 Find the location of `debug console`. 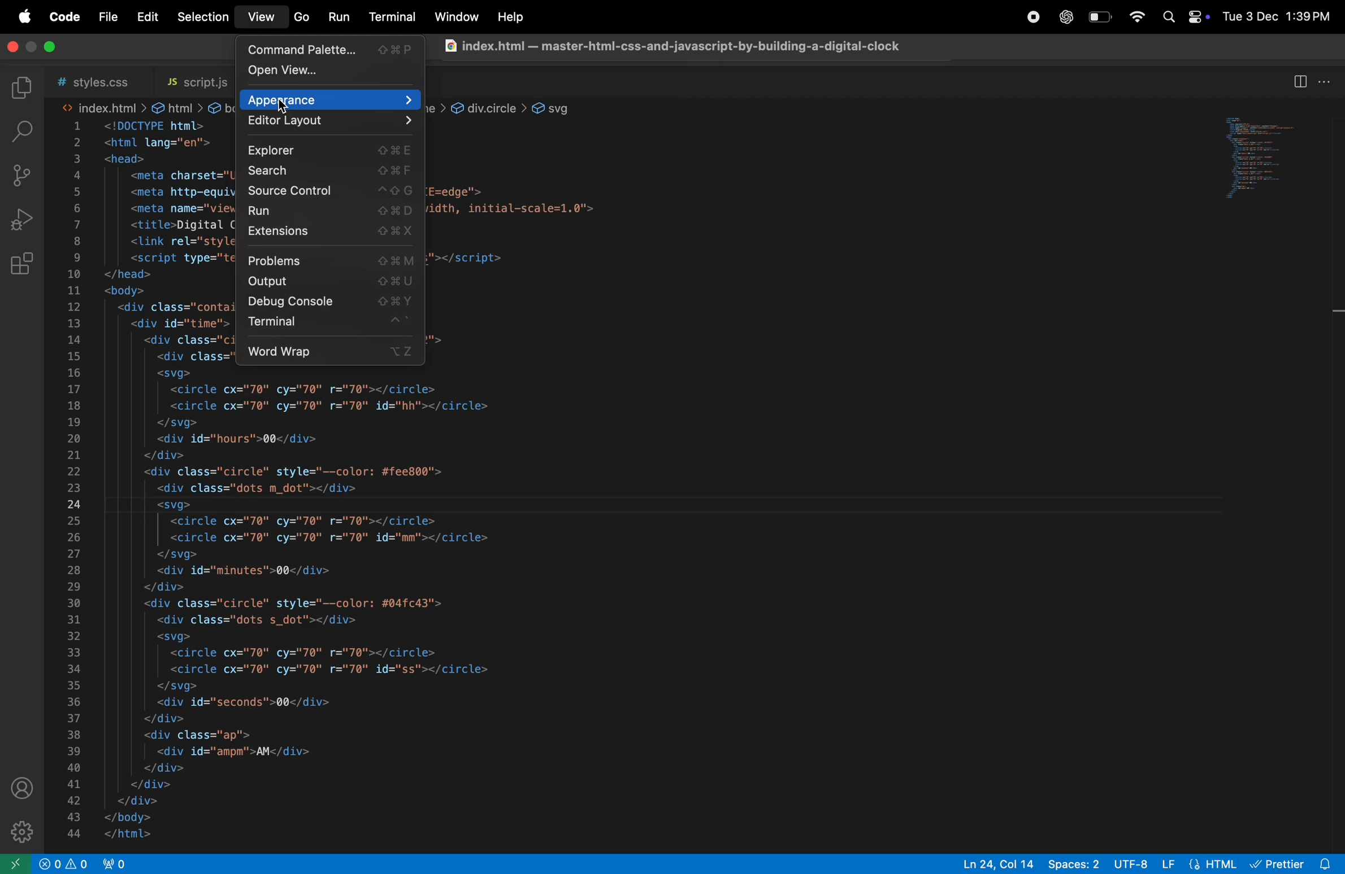

debug console is located at coordinates (328, 303).